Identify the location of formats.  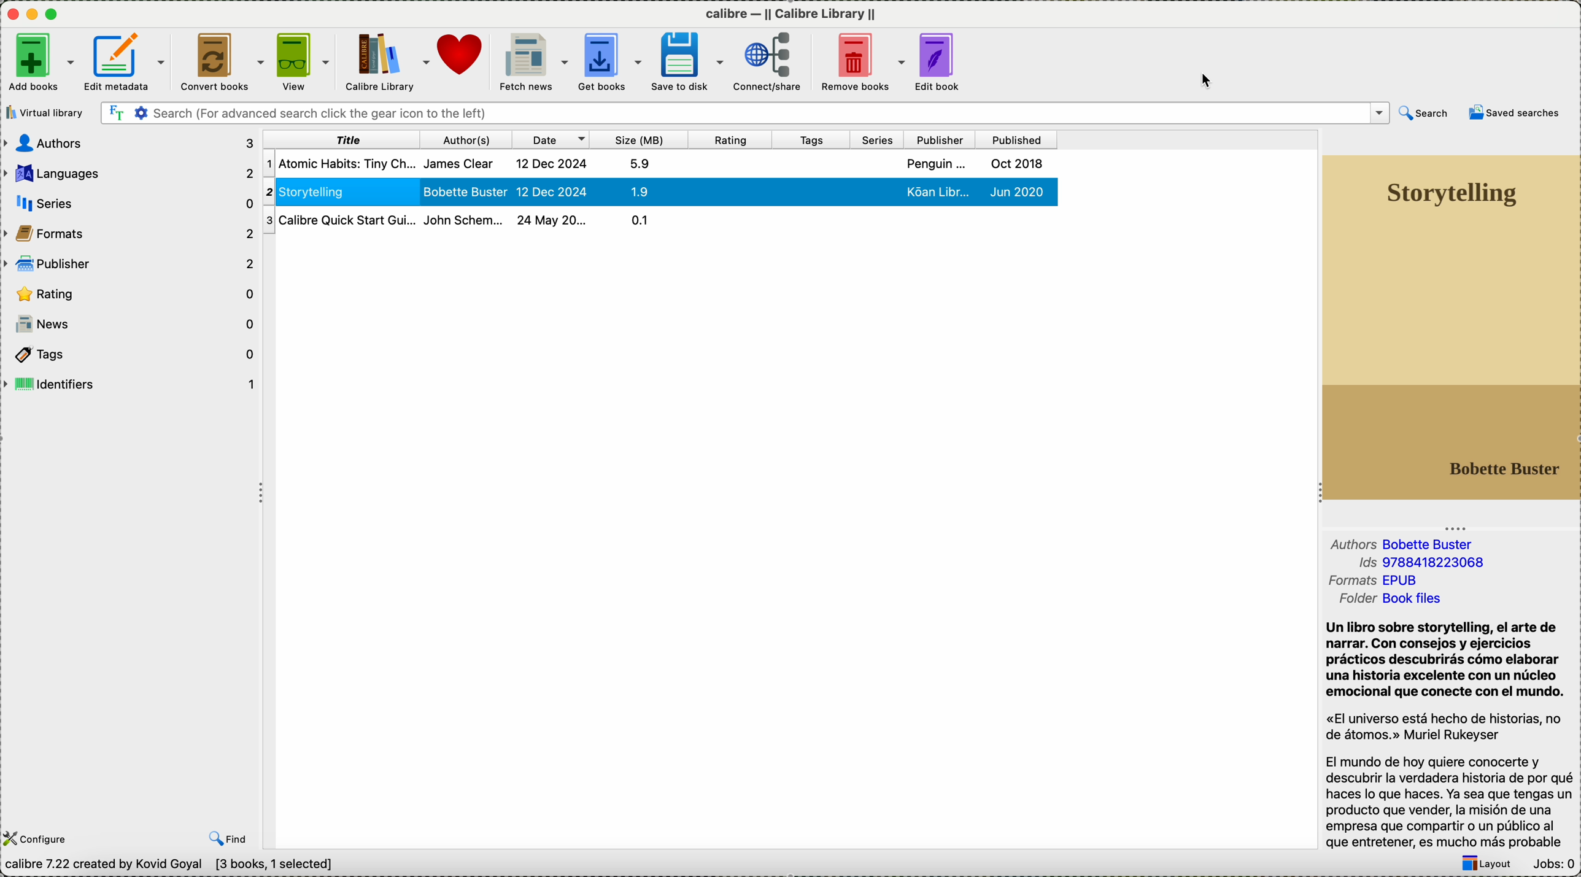
(131, 231).